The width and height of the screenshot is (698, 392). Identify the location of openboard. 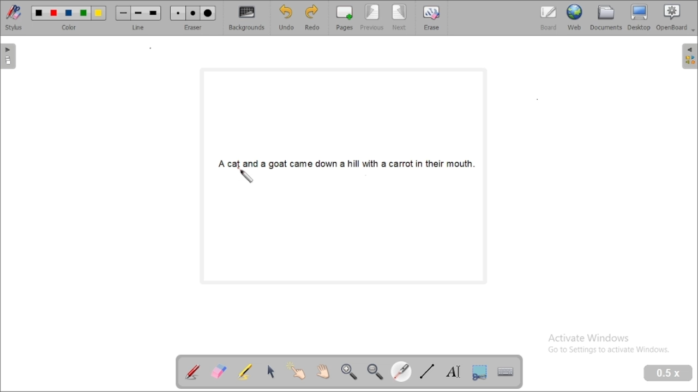
(672, 17).